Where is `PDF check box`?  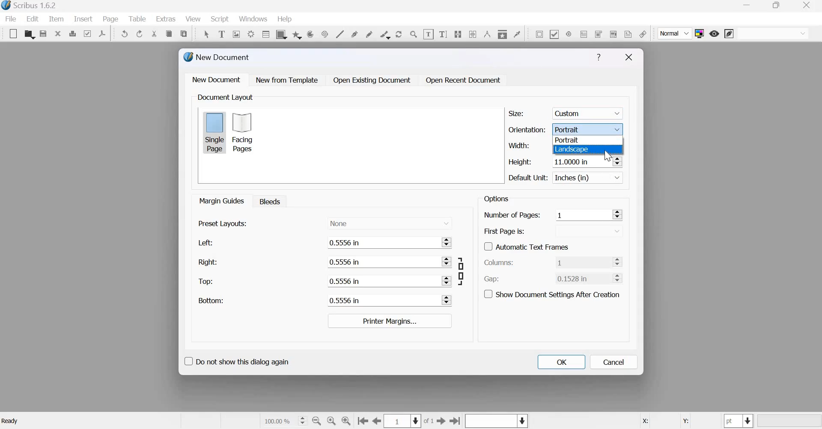
PDF check box is located at coordinates (554, 33).